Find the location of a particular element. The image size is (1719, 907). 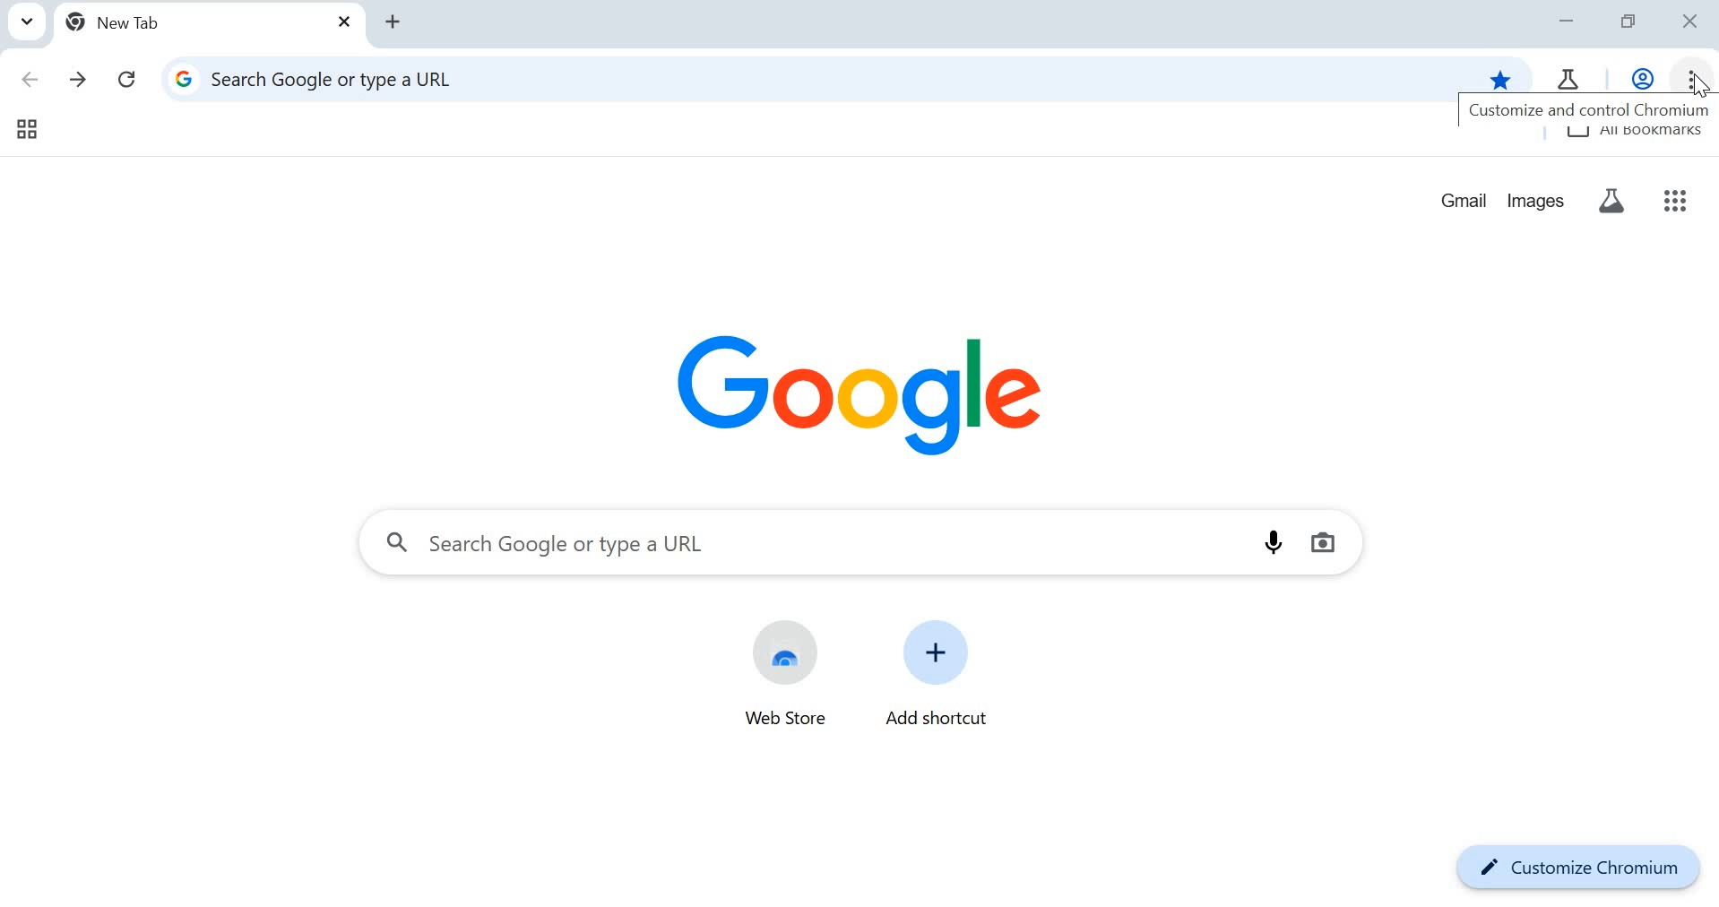

close is located at coordinates (1690, 25).